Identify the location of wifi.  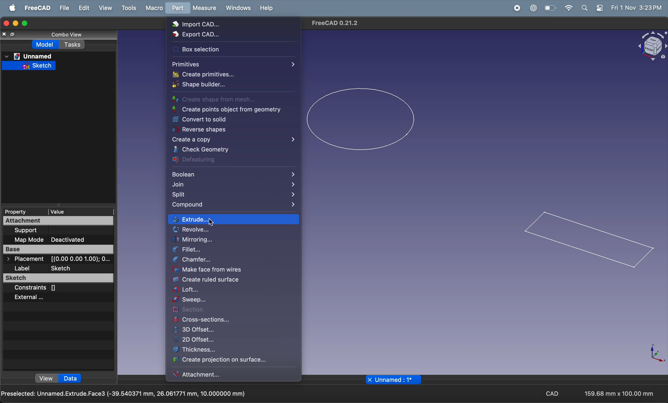
(569, 8).